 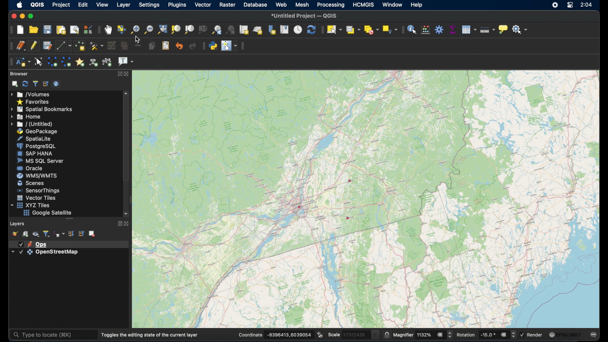 I want to click on open attributes, so click(x=469, y=29).